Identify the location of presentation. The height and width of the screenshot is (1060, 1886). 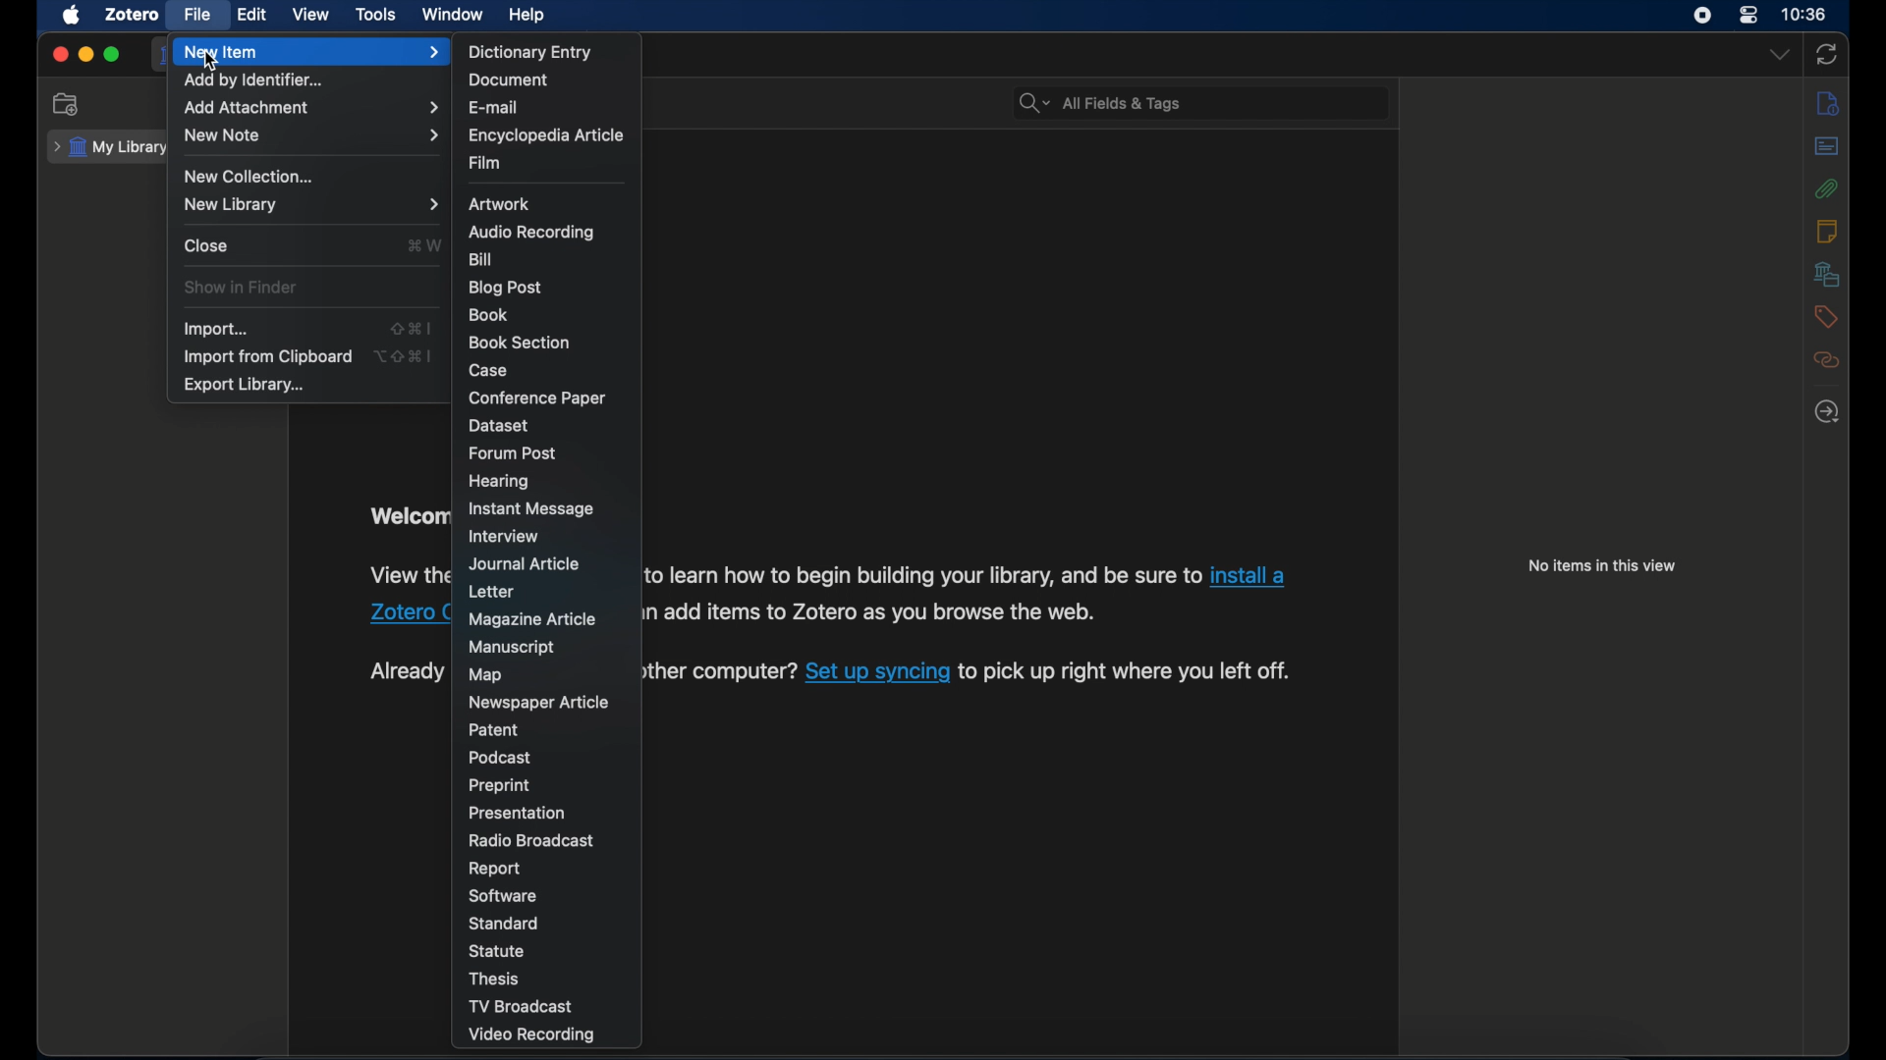
(519, 811).